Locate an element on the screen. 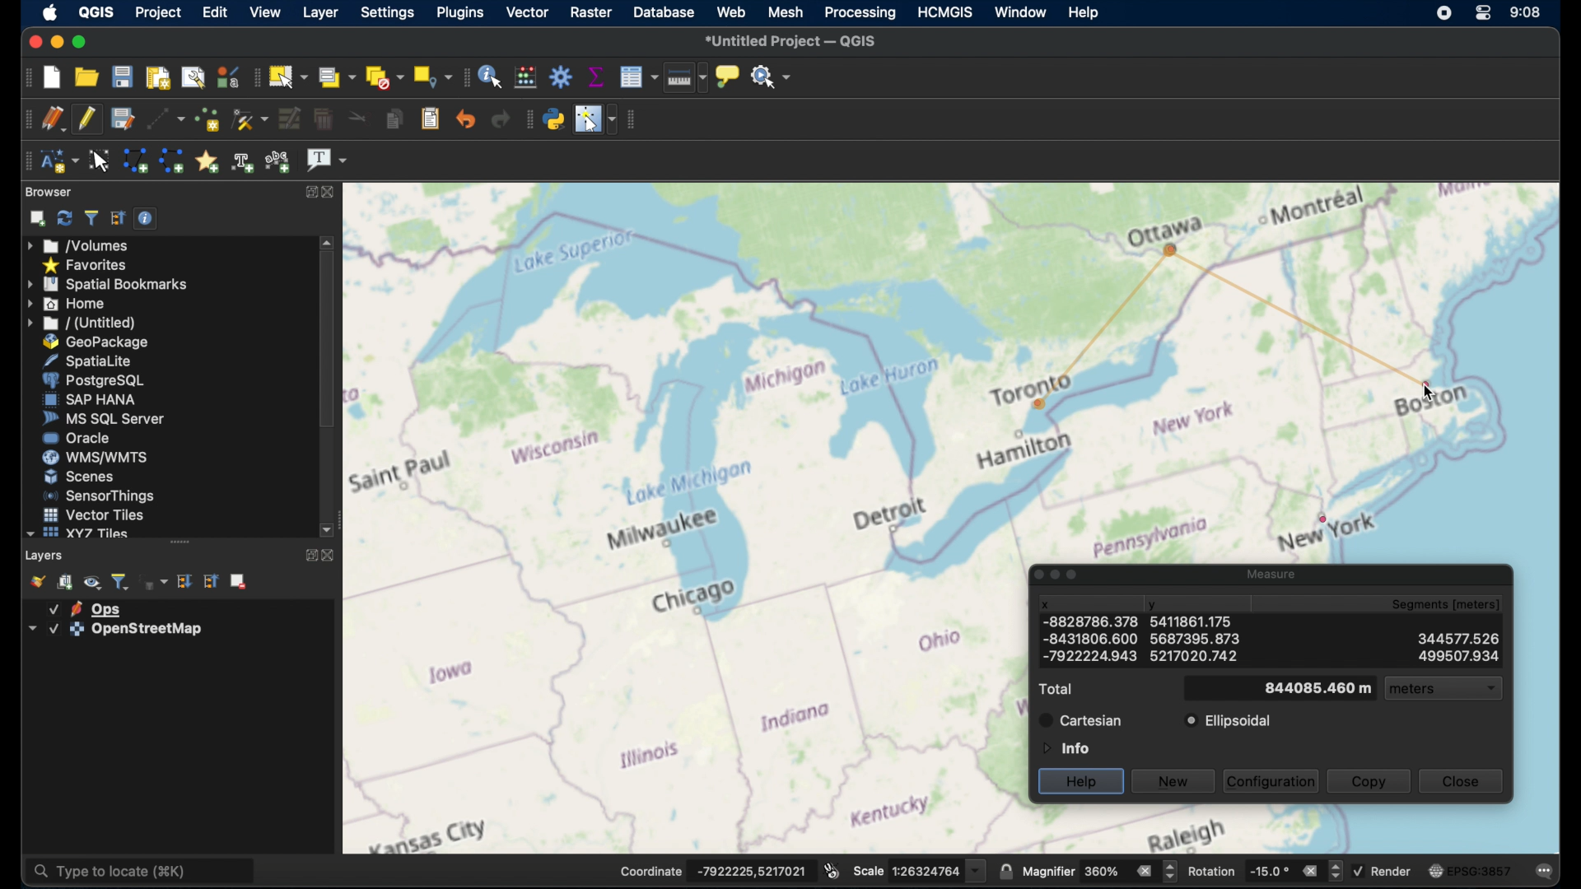 Image resolution: width=1581 pixels, height=889 pixels. help is located at coordinates (1080, 782).